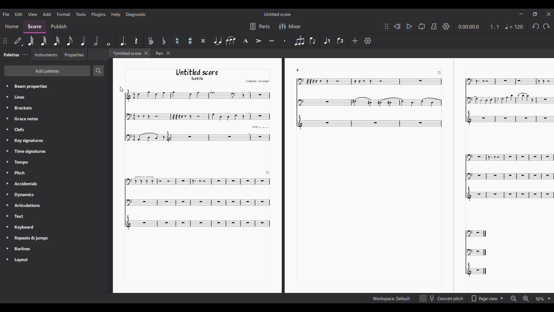 This screenshot has width=554, height=312. What do you see at coordinates (123, 41) in the screenshot?
I see `Augmentation dot` at bounding box center [123, 41].